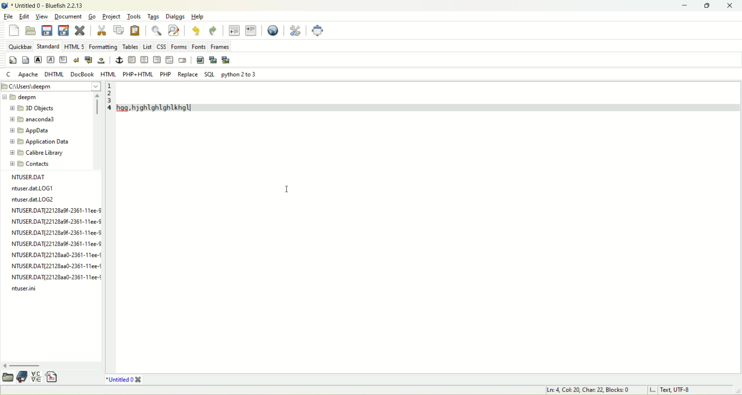 The image size is (742, 395). I want to click on ntuser.ini, so click(24, 289).